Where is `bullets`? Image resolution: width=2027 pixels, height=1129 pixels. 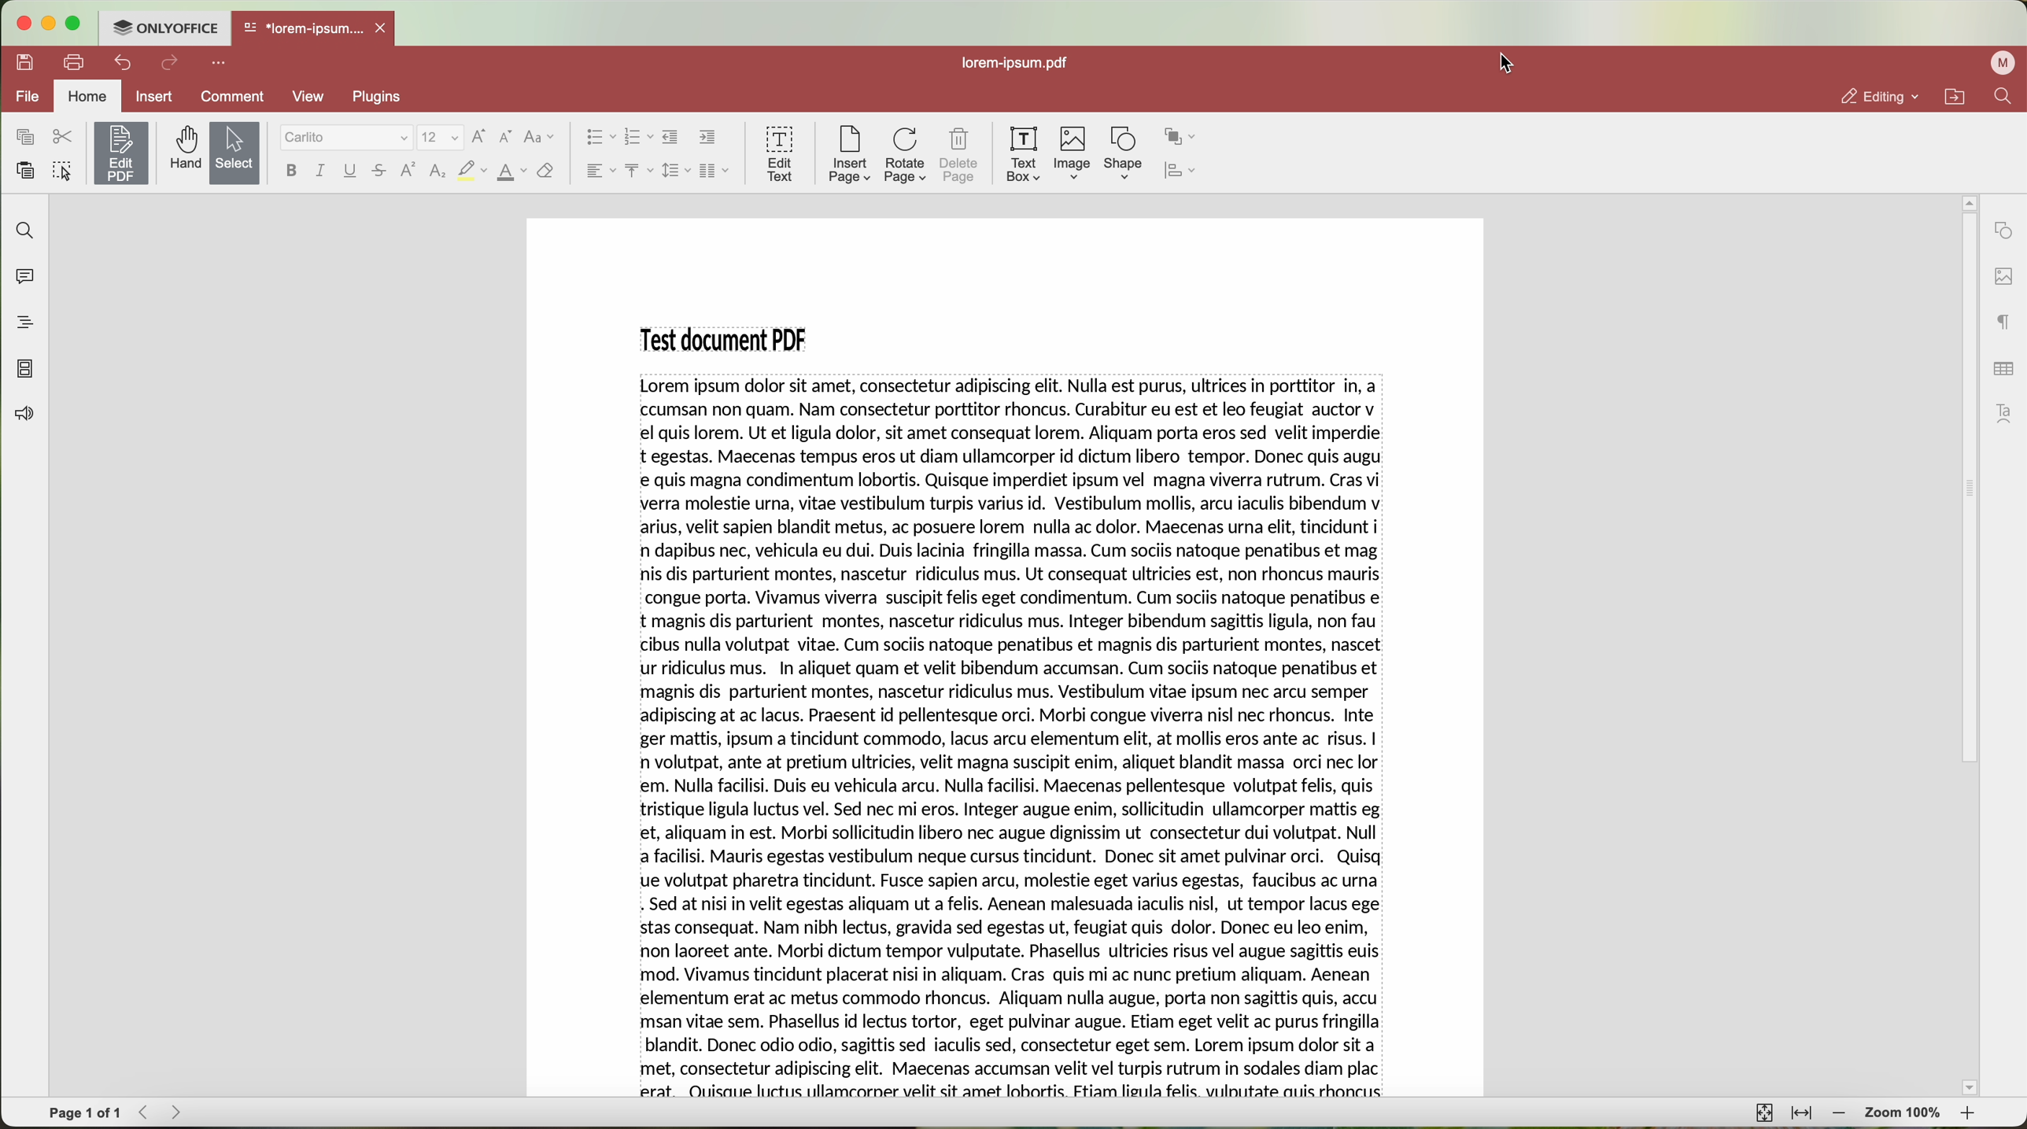 bullets is located at coordinates (600, 137).